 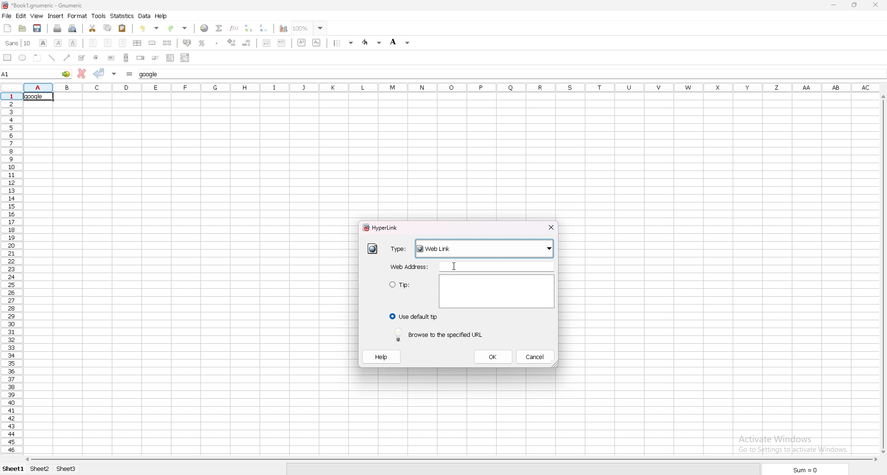 I want to click on accept change, so click(x=99, y=73).